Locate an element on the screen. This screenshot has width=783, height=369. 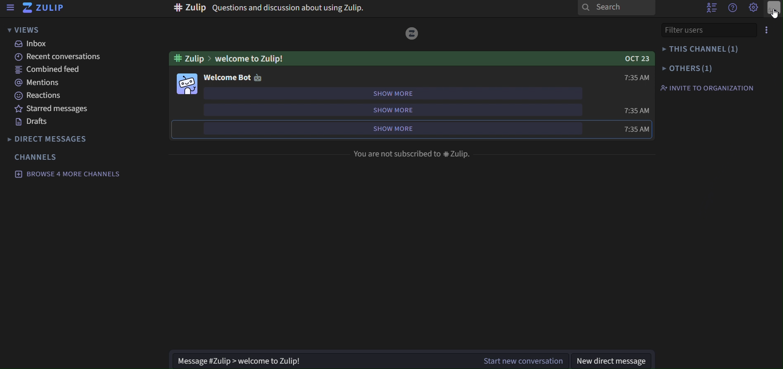
Start new conversation is located at coordinates (523, 360).